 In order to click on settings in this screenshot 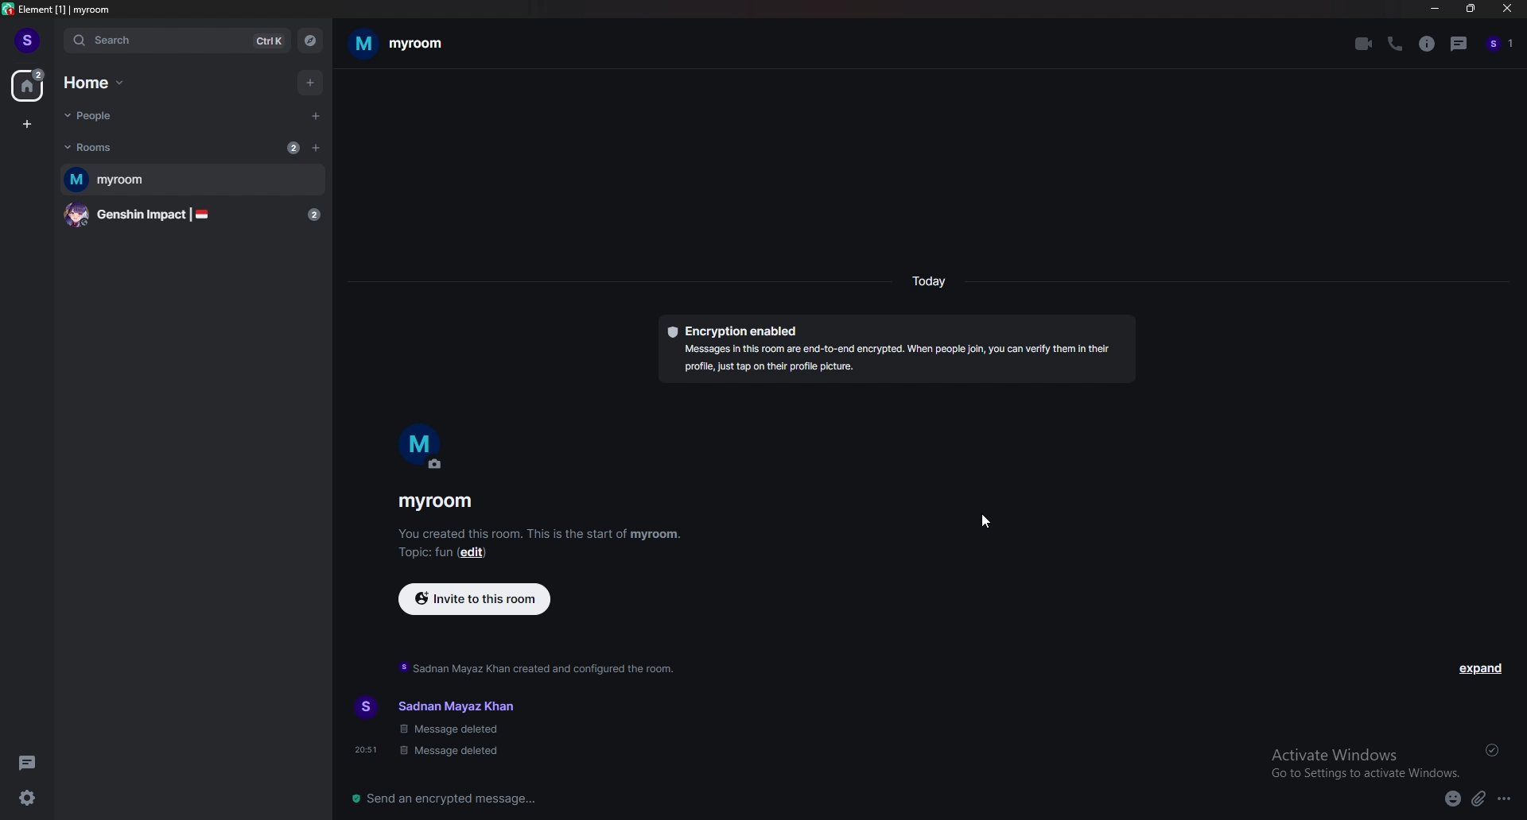, I will do `click(27, 798)`.